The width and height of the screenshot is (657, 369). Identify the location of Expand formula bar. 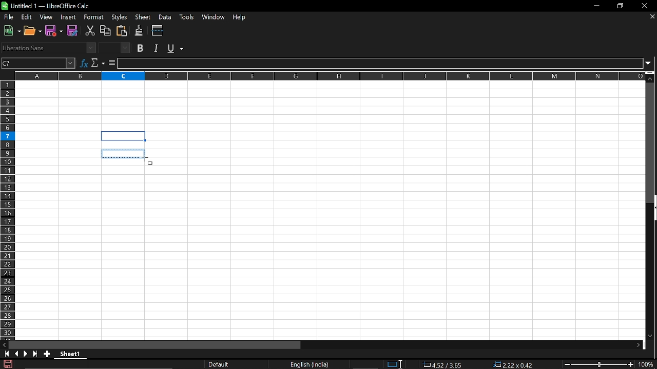
(651, 64).